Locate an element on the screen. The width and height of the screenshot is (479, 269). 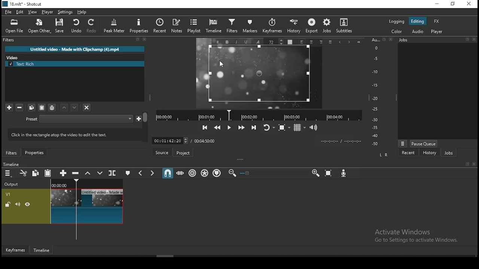
video track is located at coordinates (62, 206).